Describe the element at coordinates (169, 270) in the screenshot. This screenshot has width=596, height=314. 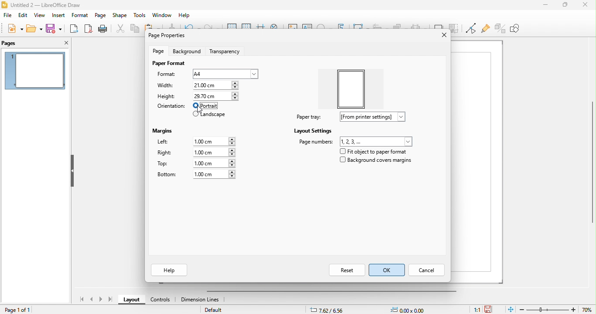
I see `help` at that location.